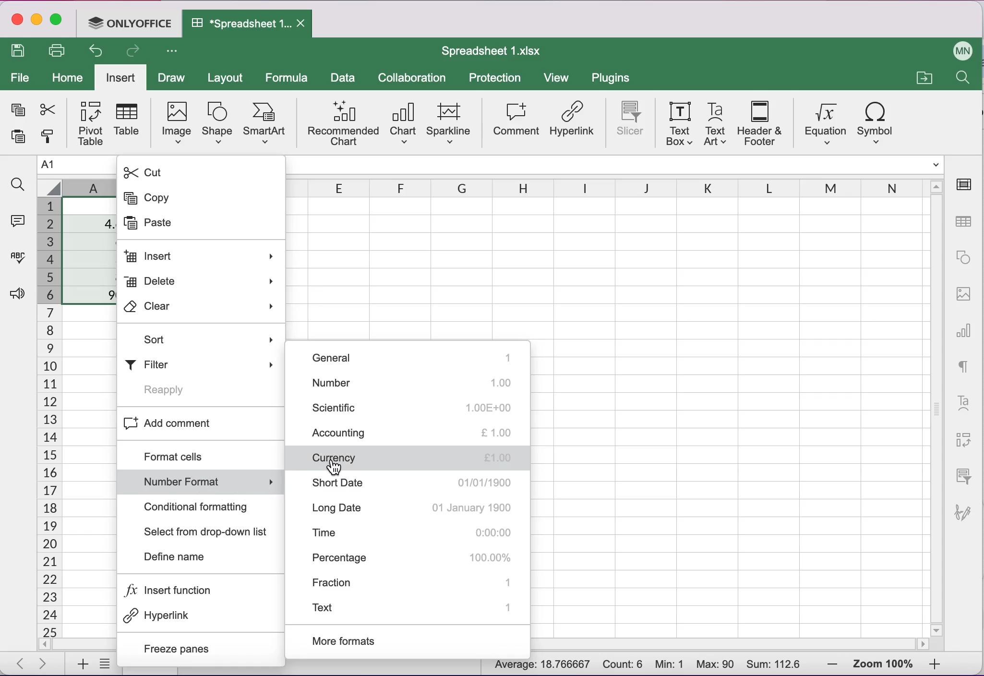 The height and width of the screenshot is (676, 984). Describe the element at coordinates (417, 383) in the screenshot. I see `number` at that location.